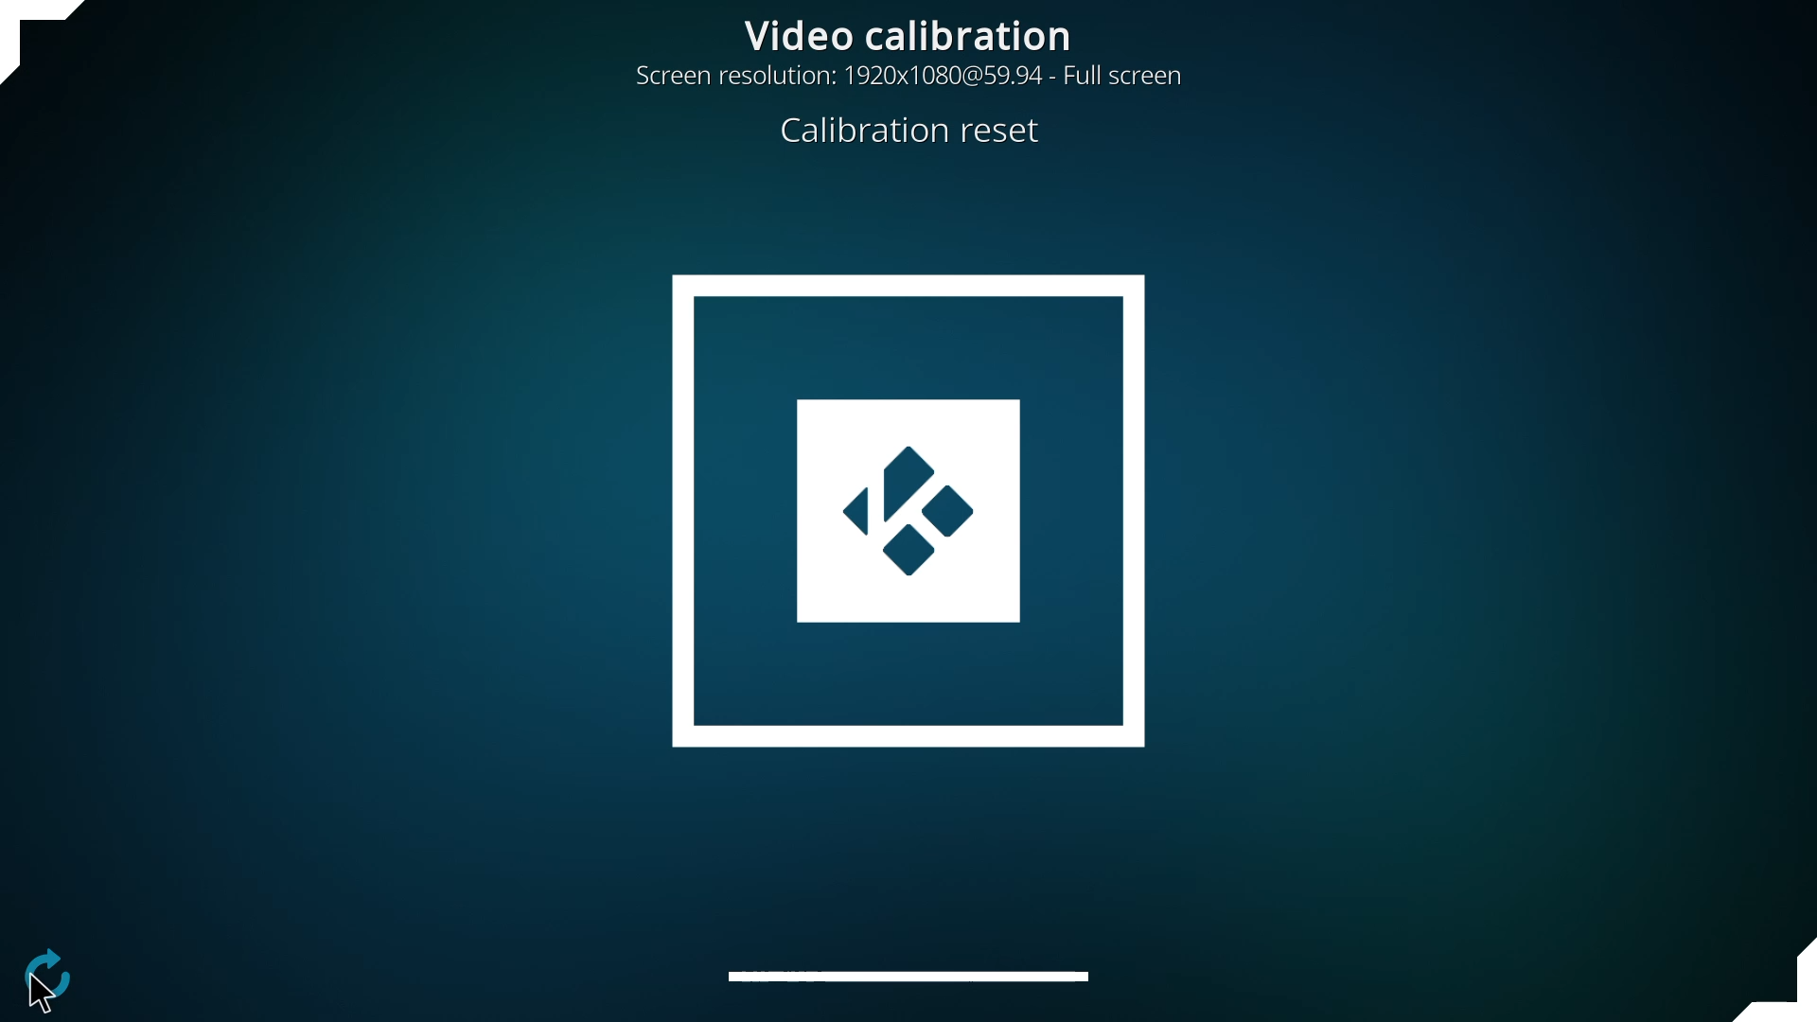 This screenshot has height=1022, width=1817. What do you see at coordinates (922, 975) in the screenshot?
I see `adjust subtitles` at bounding box center [922, 975].